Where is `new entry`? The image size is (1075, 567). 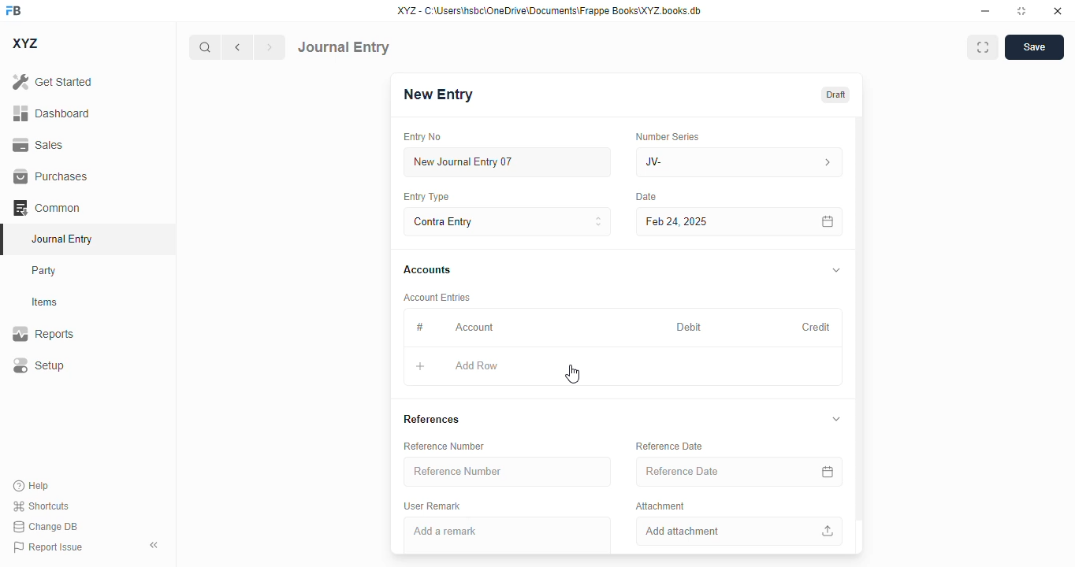 new entry is located at coordinates (439, 94).